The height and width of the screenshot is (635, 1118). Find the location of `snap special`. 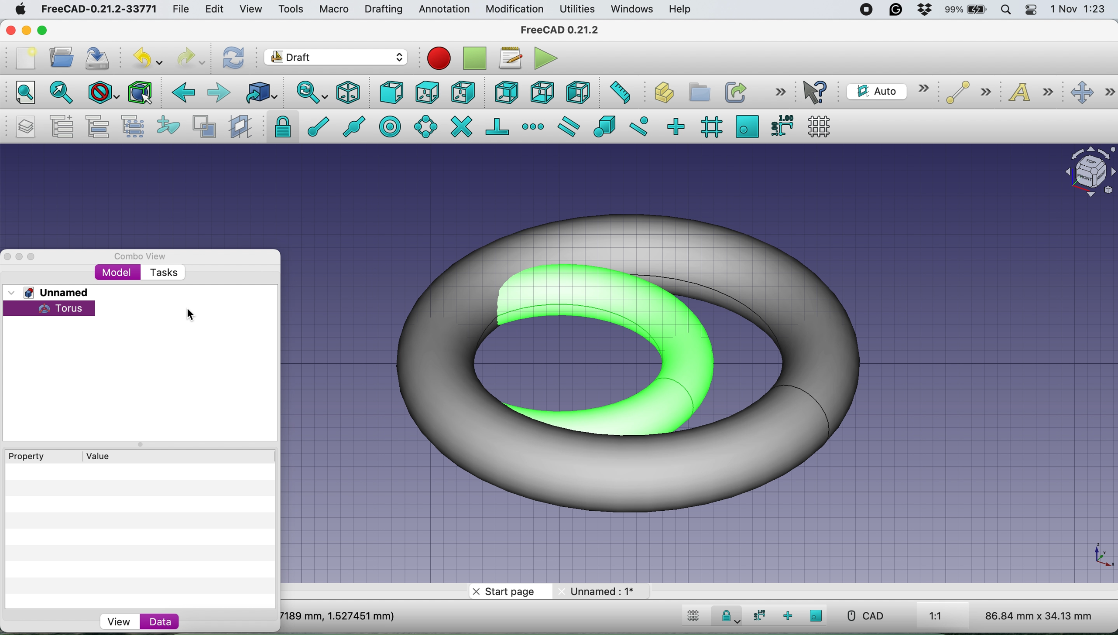

snap special is located at coordinates (605, 126).